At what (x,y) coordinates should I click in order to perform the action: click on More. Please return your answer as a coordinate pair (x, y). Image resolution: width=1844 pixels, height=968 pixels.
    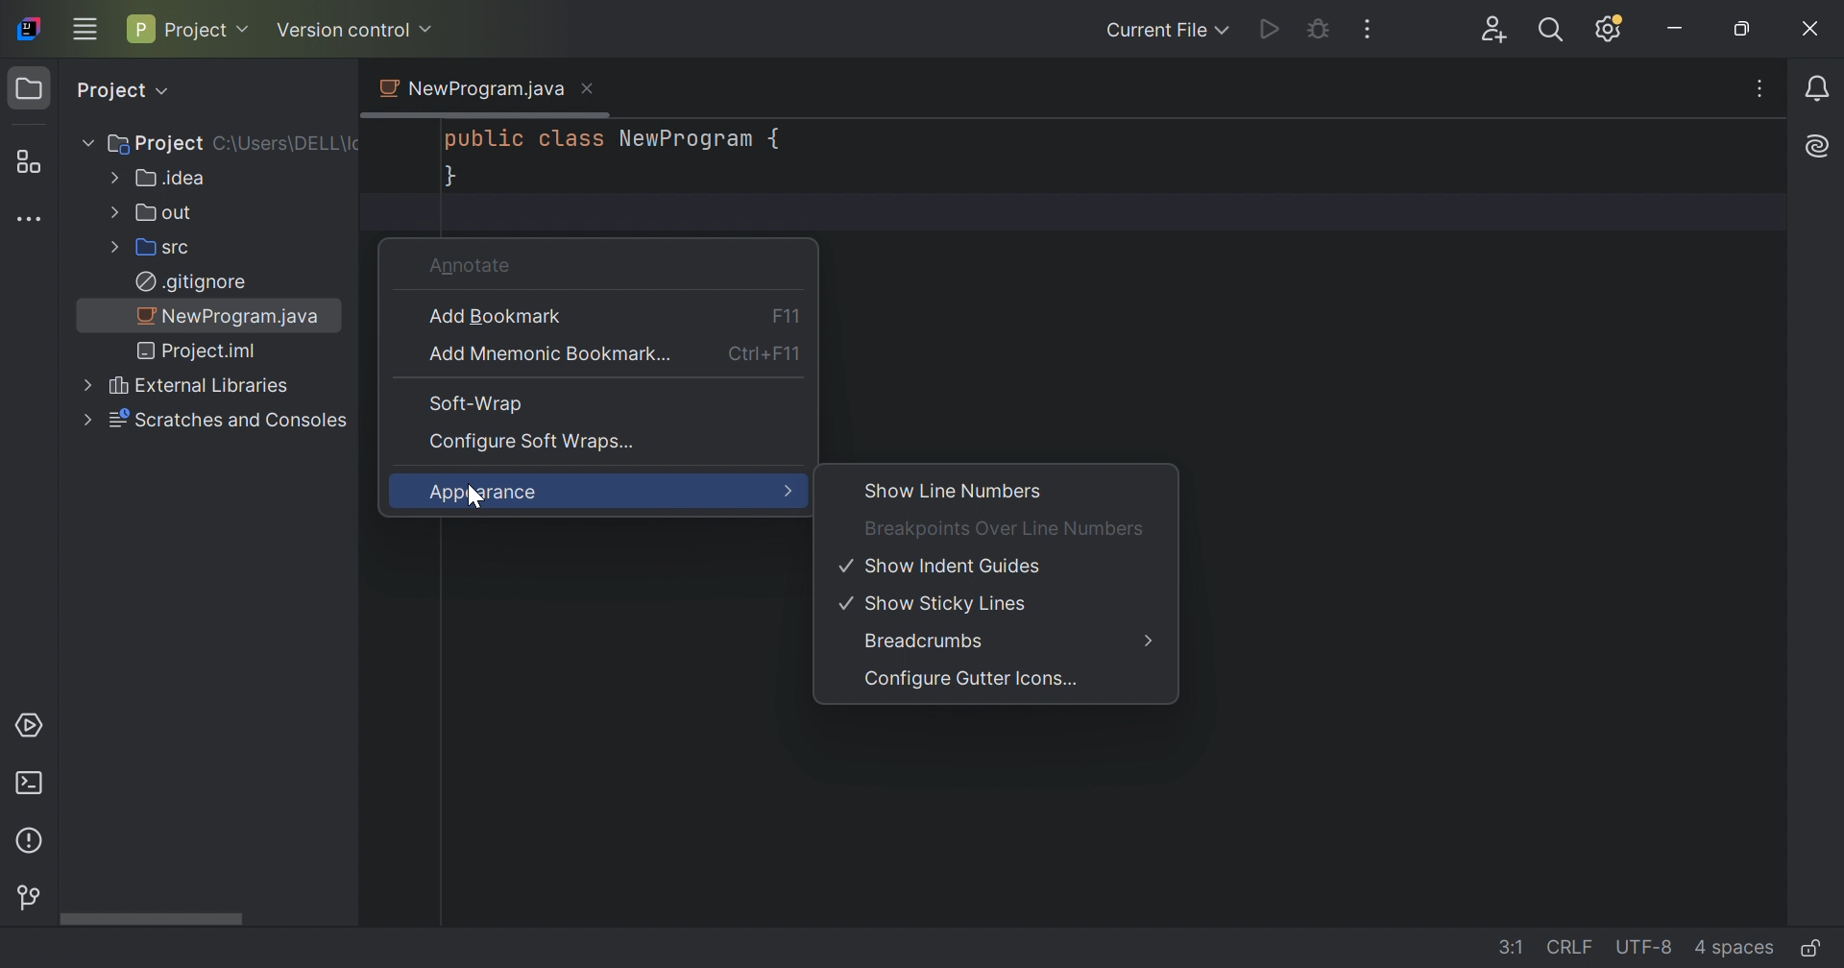
    Looking at the image, I should click on (1150, 641).